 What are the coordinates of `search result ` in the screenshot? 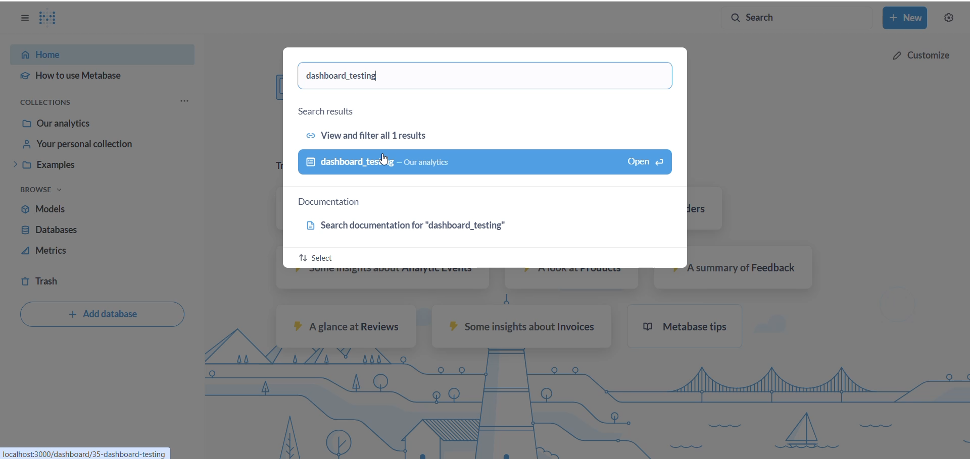 It's located at (335, 110).